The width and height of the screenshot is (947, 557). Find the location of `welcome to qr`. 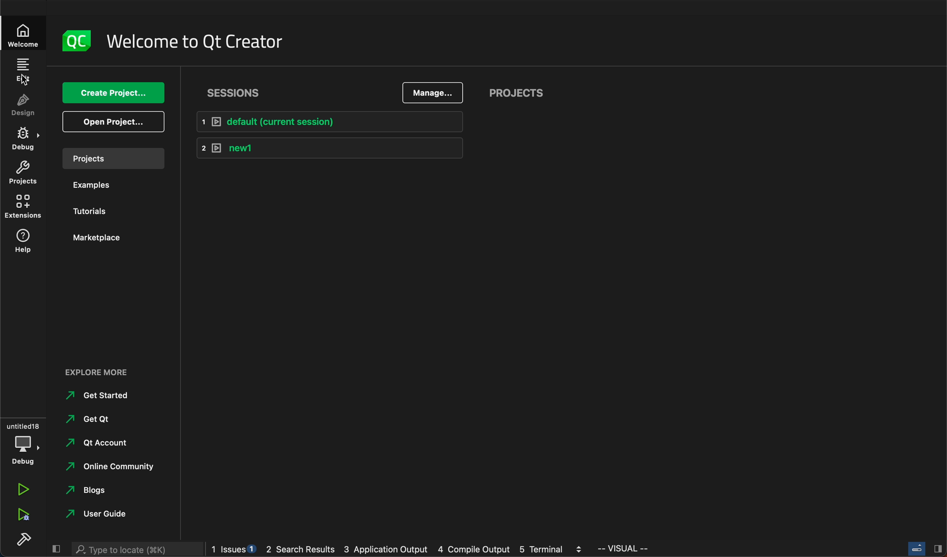

welcome to qr is located at coordinates (191, 41).